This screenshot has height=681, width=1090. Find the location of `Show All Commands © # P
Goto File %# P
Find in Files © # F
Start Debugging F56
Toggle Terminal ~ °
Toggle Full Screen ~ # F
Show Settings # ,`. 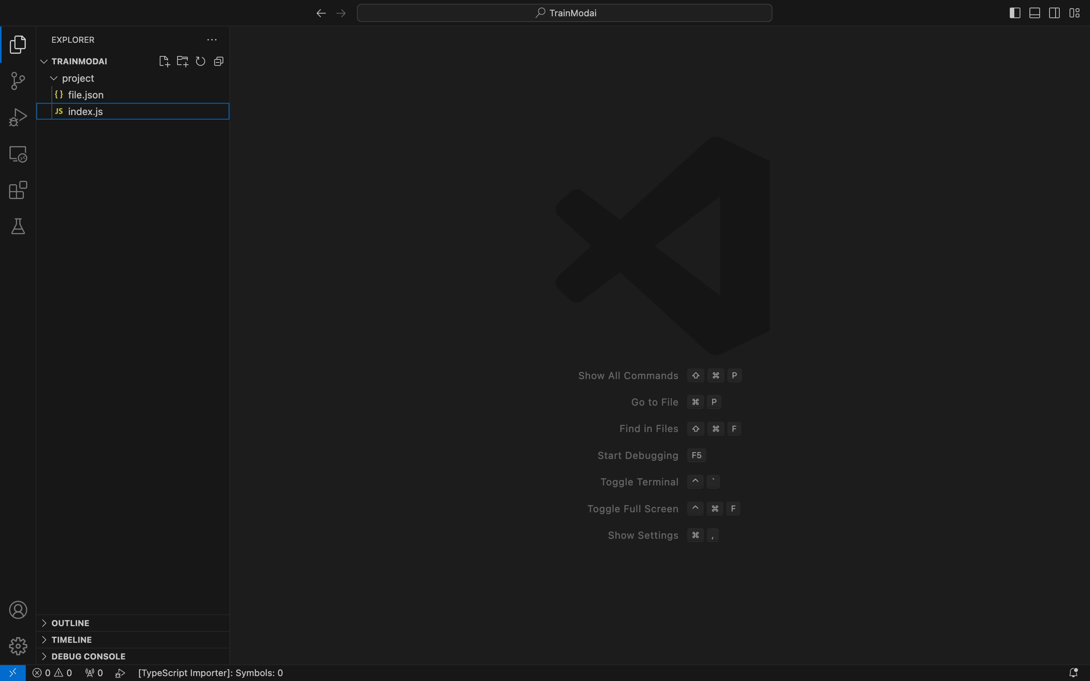

Show All Commands © # P
Goto File %# P
Find in Files © # F
Start Debugging F56
Toggle Terminal ~ °
Toggle Full Screen ~ # F
Show Settings # , is located at coordinates (657, 376).